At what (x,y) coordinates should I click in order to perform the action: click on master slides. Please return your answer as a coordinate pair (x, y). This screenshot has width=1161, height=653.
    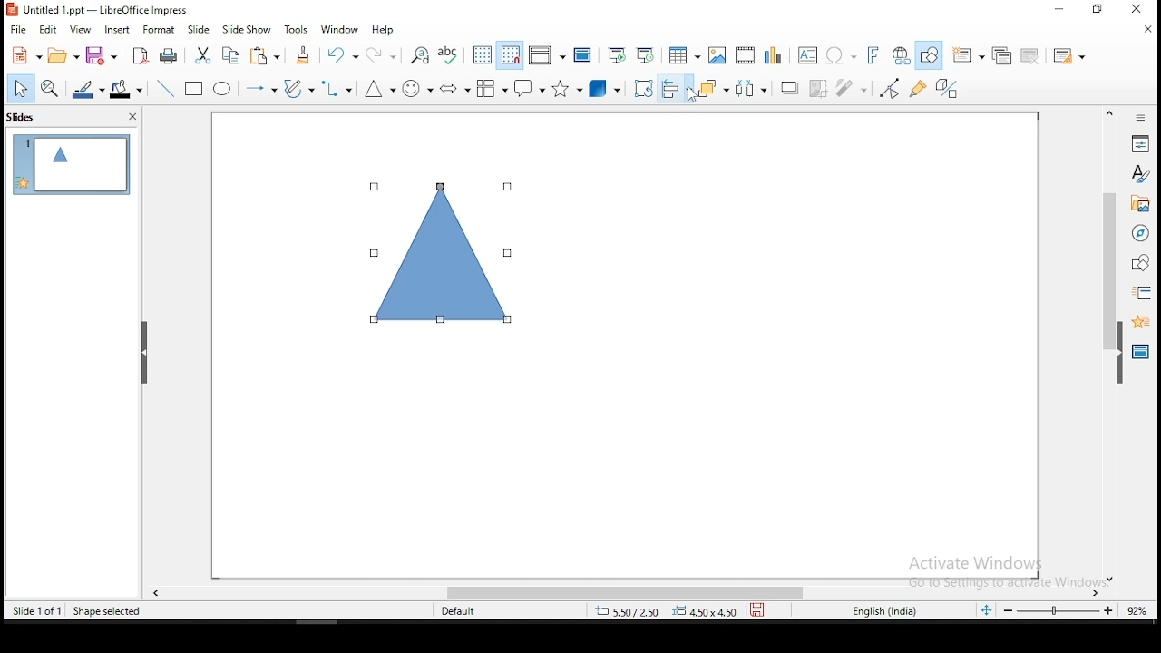
    Looking at the image, I should click on (1138, 355).